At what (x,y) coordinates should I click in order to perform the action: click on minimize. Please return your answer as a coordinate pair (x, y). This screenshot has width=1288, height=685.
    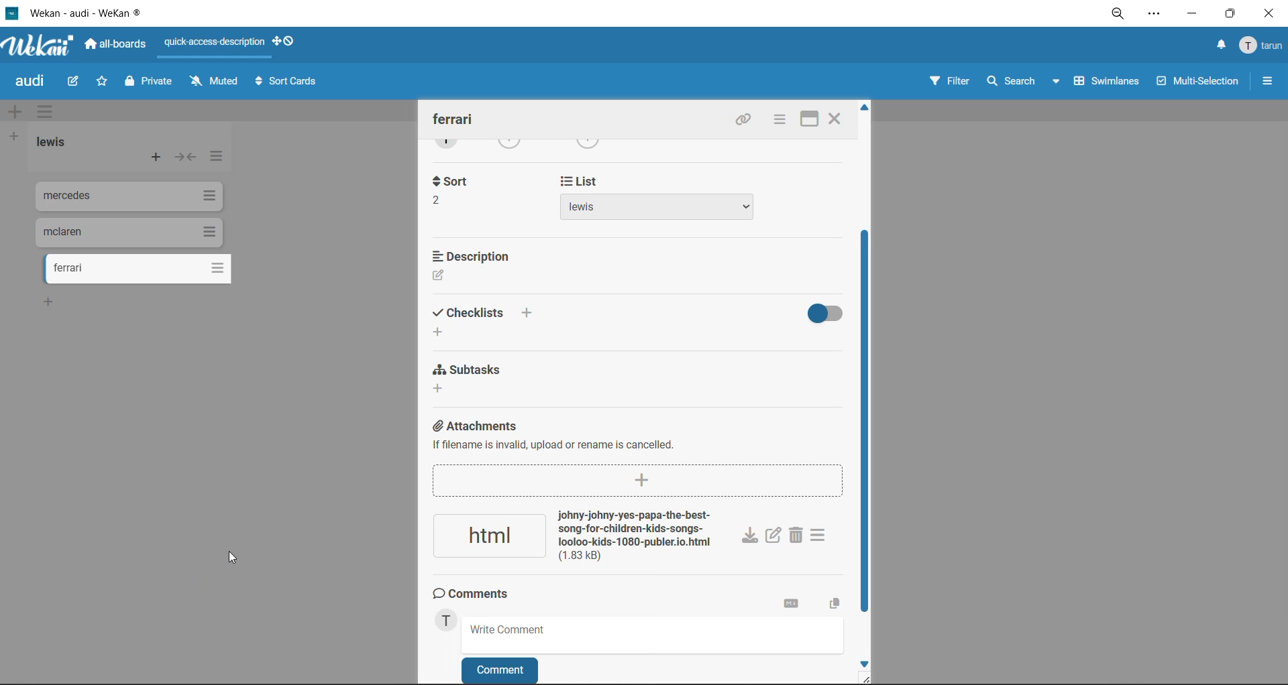
    Looking at the image, I should click on (1191, 15).